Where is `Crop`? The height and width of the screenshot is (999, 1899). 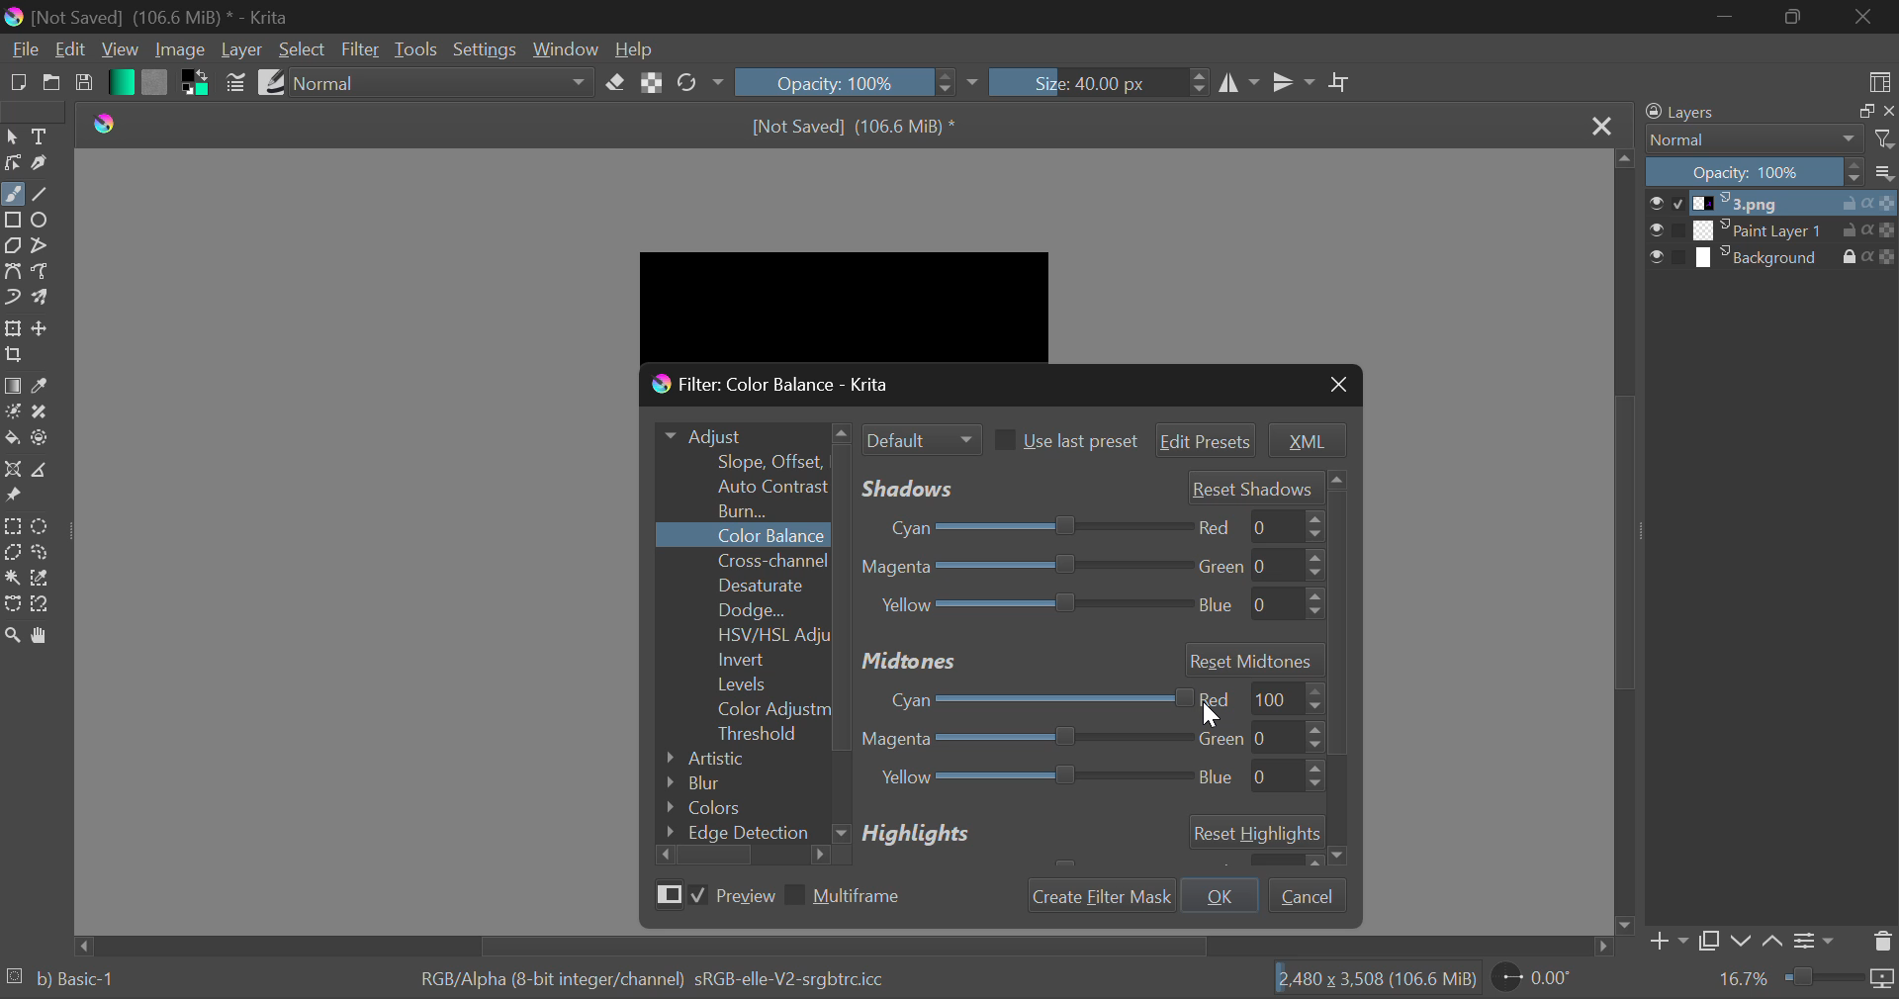 Crop is located at coordinates (16, 356).